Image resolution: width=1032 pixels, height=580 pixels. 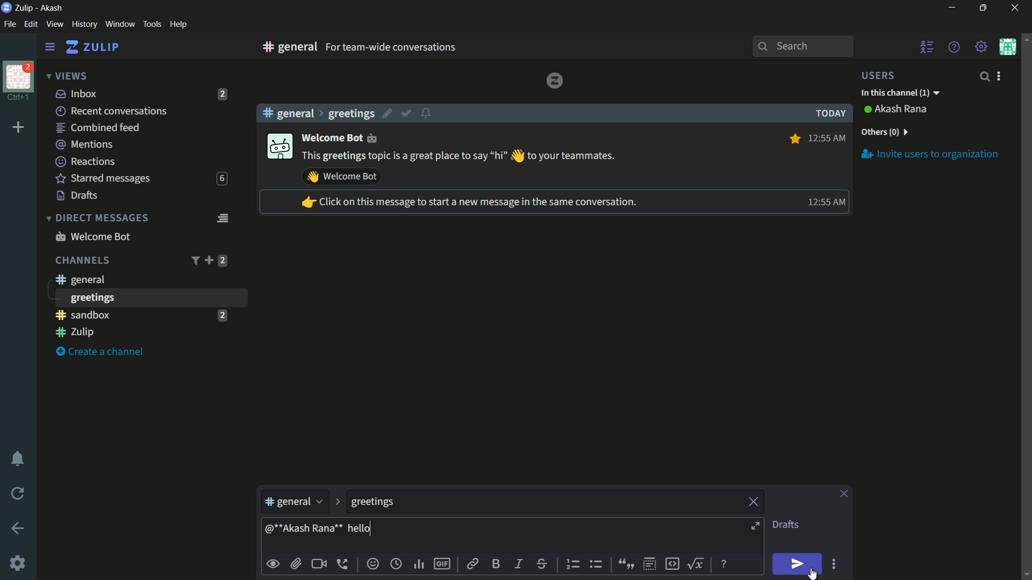 I want to click on hello, so click(x=360, y=528).